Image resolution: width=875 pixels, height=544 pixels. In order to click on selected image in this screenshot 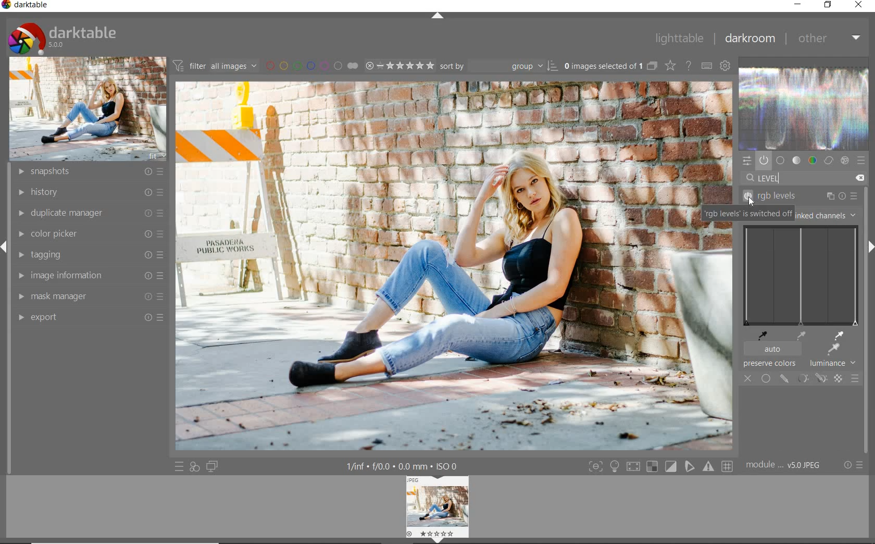, I will do `click(429, 265)`.